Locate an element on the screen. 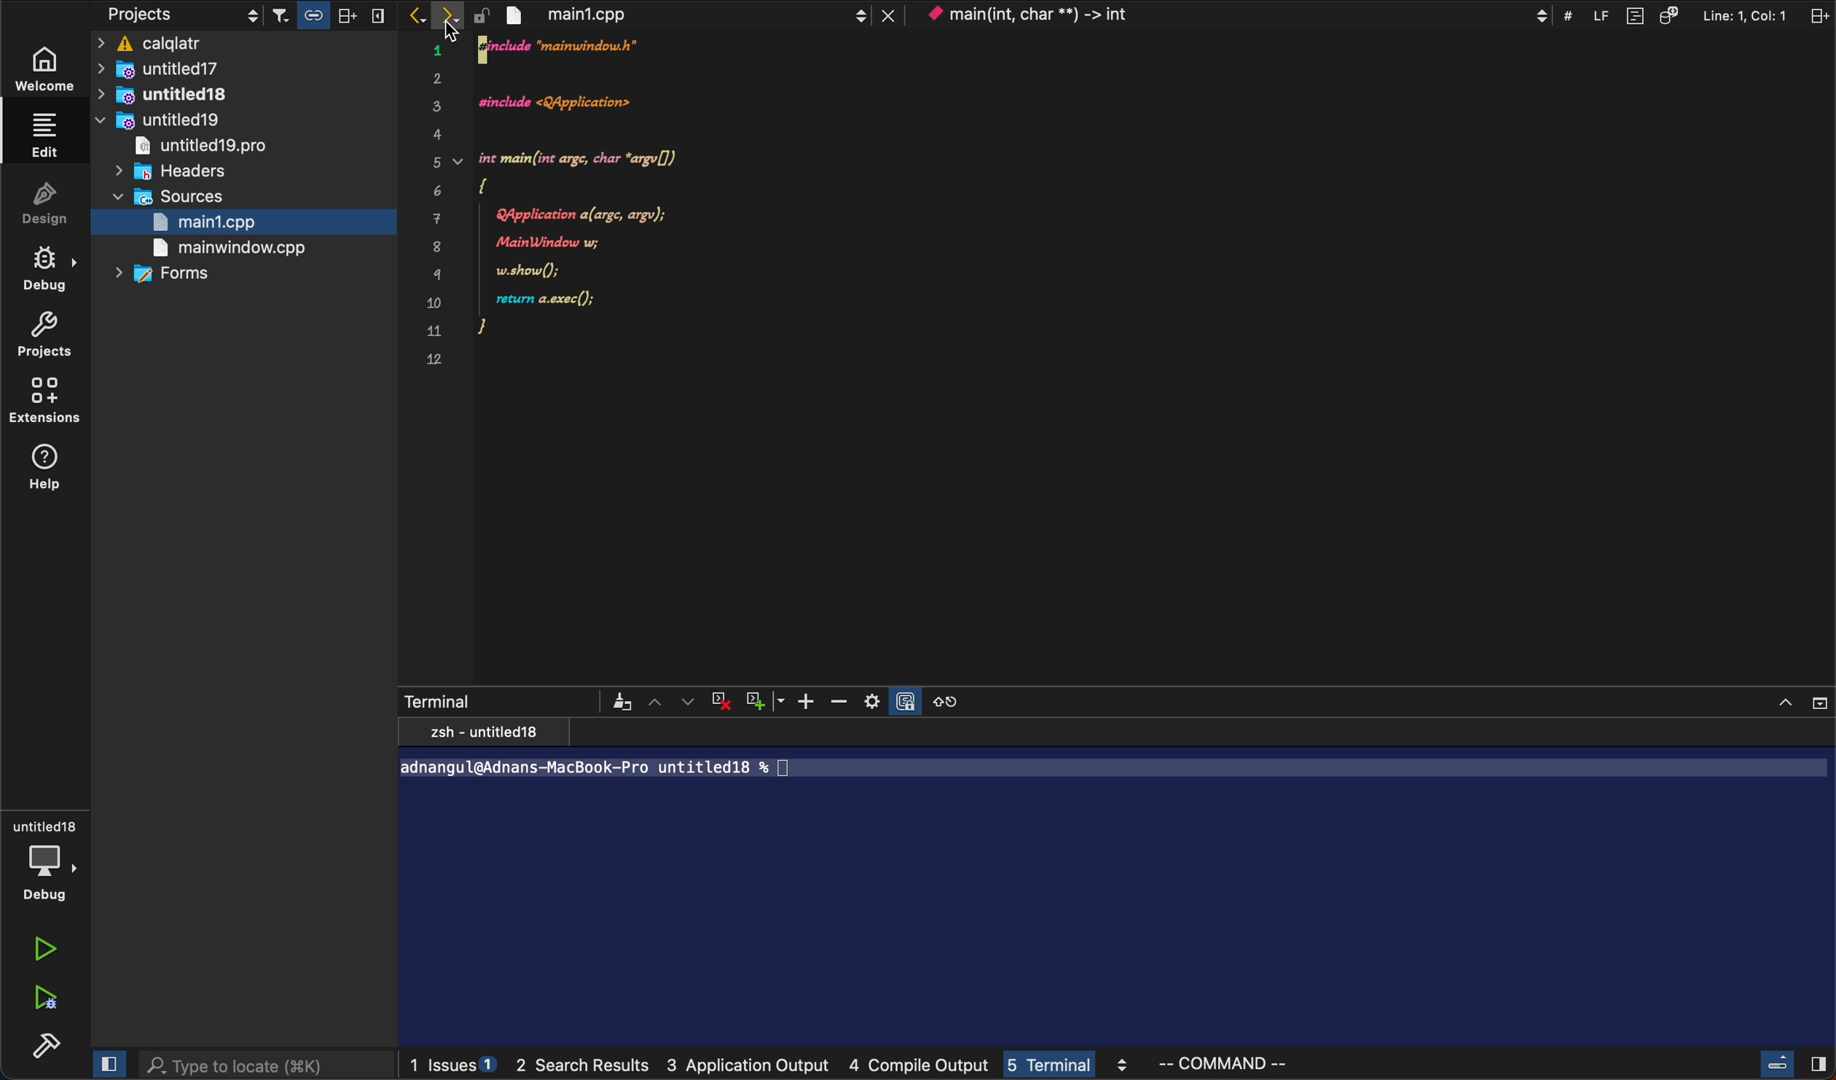  extensions is located at coordinates (45, 397).